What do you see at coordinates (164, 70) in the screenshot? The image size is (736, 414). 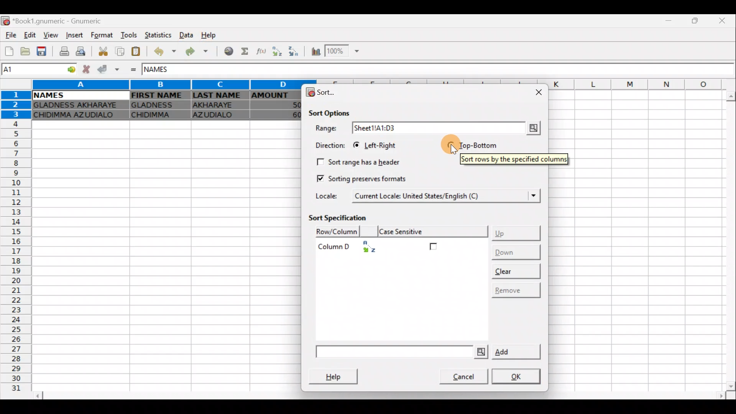 I see `NAMES` at bounding box center [164, 70].